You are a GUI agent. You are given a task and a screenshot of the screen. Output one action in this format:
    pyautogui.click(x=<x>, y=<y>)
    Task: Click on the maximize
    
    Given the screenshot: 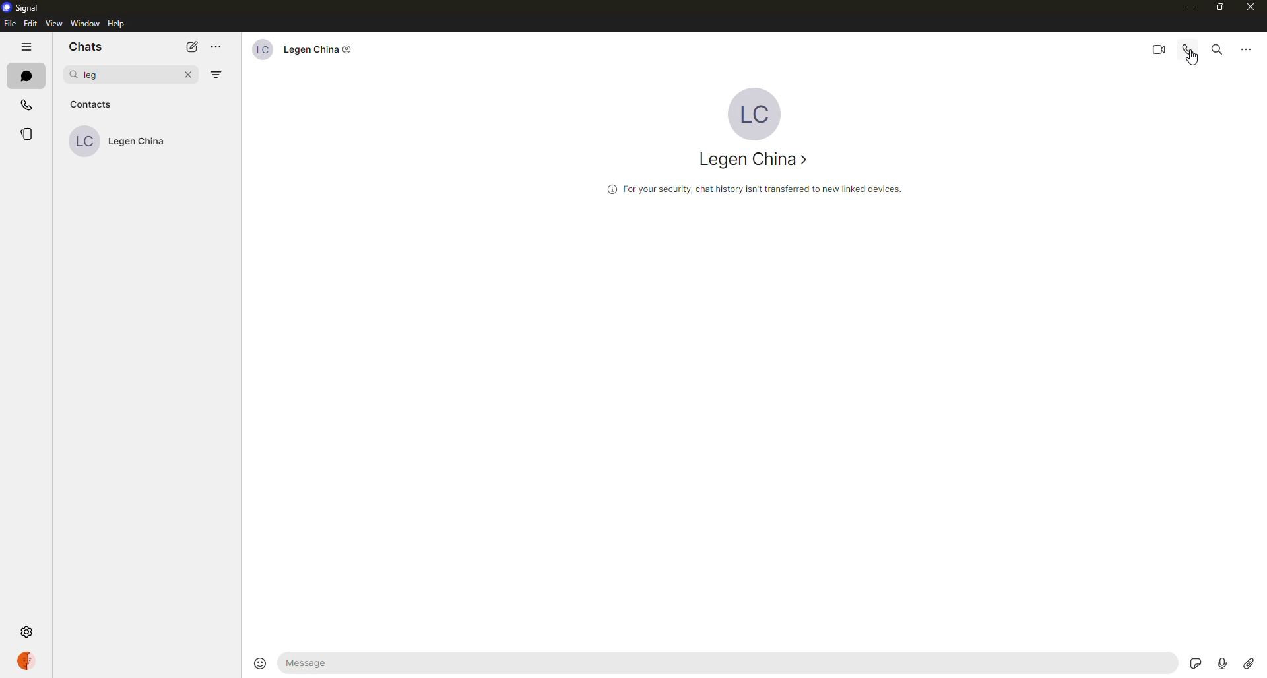 What is the action you would take?
    pyautogui.click(x=1221, y=9)
    